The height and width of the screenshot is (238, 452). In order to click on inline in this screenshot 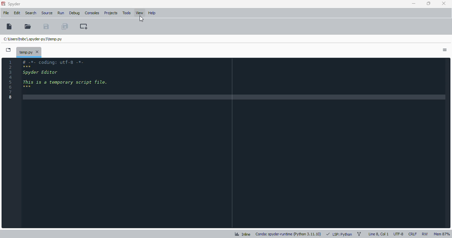, I will do `click(242, 234)`.